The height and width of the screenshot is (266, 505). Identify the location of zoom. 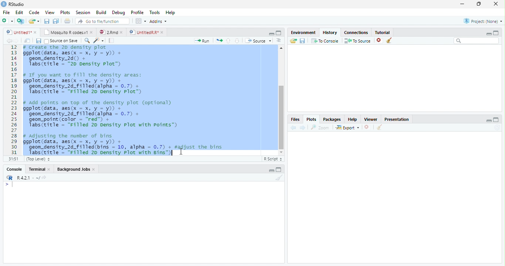
(321, 128).